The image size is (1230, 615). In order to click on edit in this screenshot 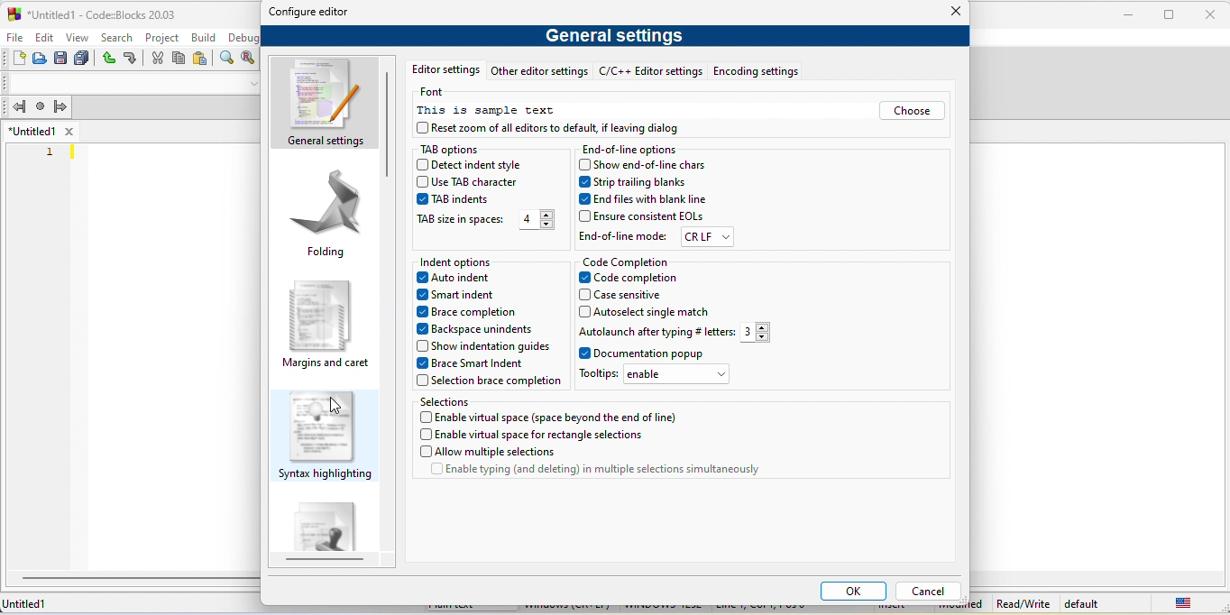, I will do `click(42, 37)`.